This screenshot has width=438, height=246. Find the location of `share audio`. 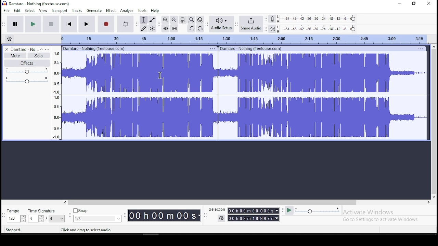

share audio is located at coordinates (250, 25).